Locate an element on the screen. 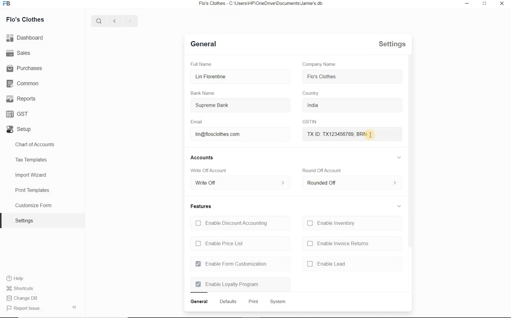 The height and width of the screenshot is (318, 511). Enable Inventory is located at coordinates (333, 223).